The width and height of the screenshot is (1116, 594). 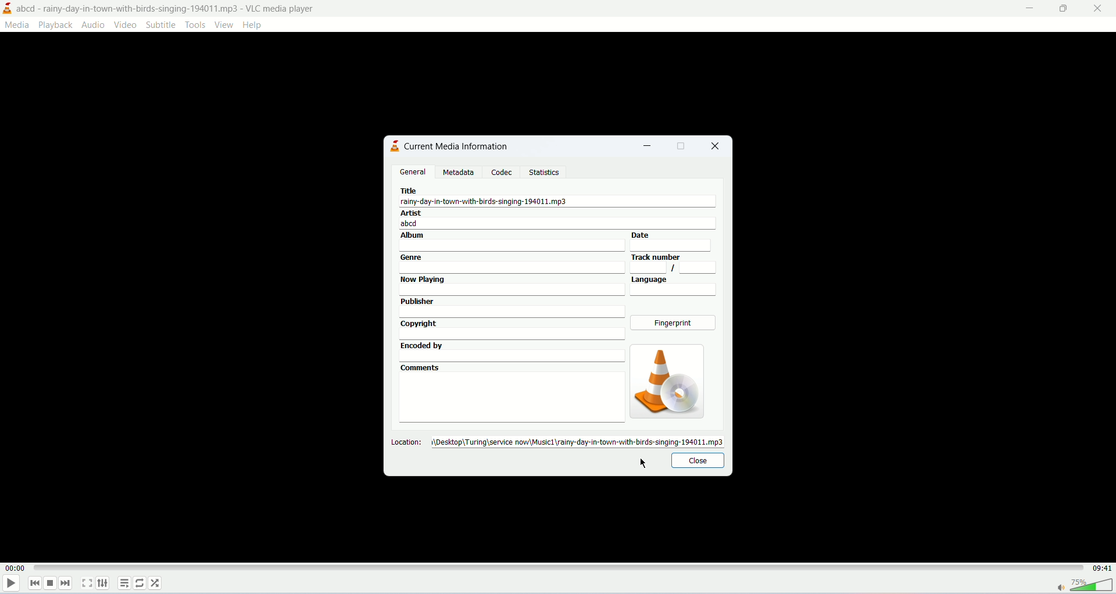 What do you see at coordinates (51, 582) in the screenshot?
I see `stop` at bounding box center [51, 582].